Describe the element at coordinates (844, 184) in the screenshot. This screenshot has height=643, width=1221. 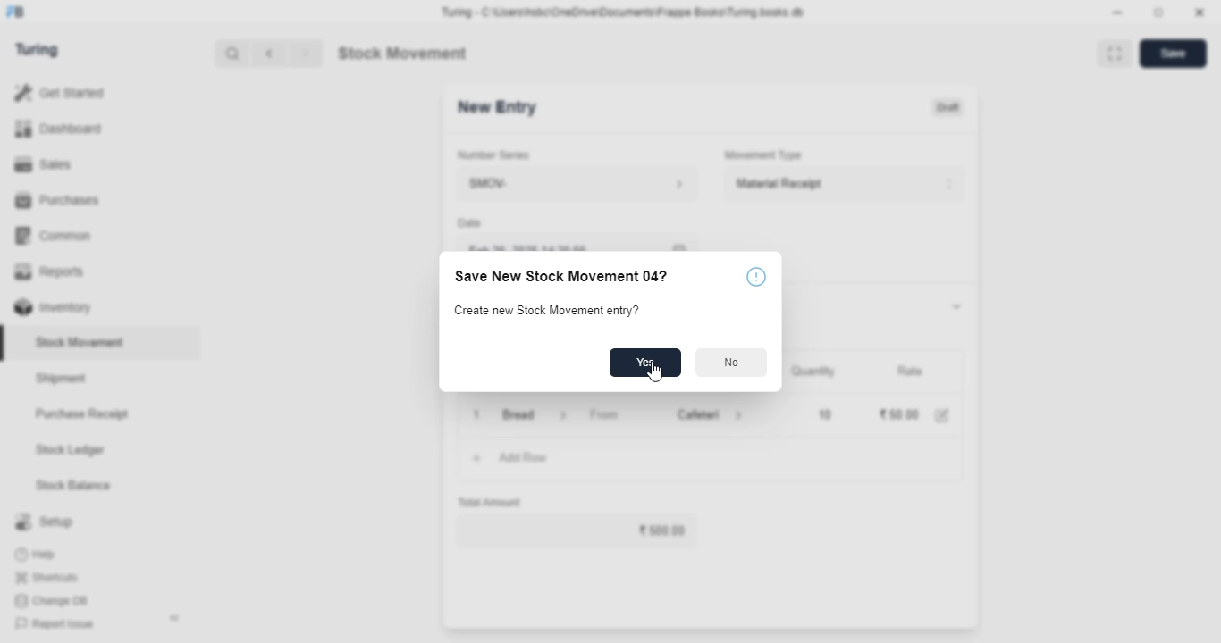
I see `material receipt` at that location.